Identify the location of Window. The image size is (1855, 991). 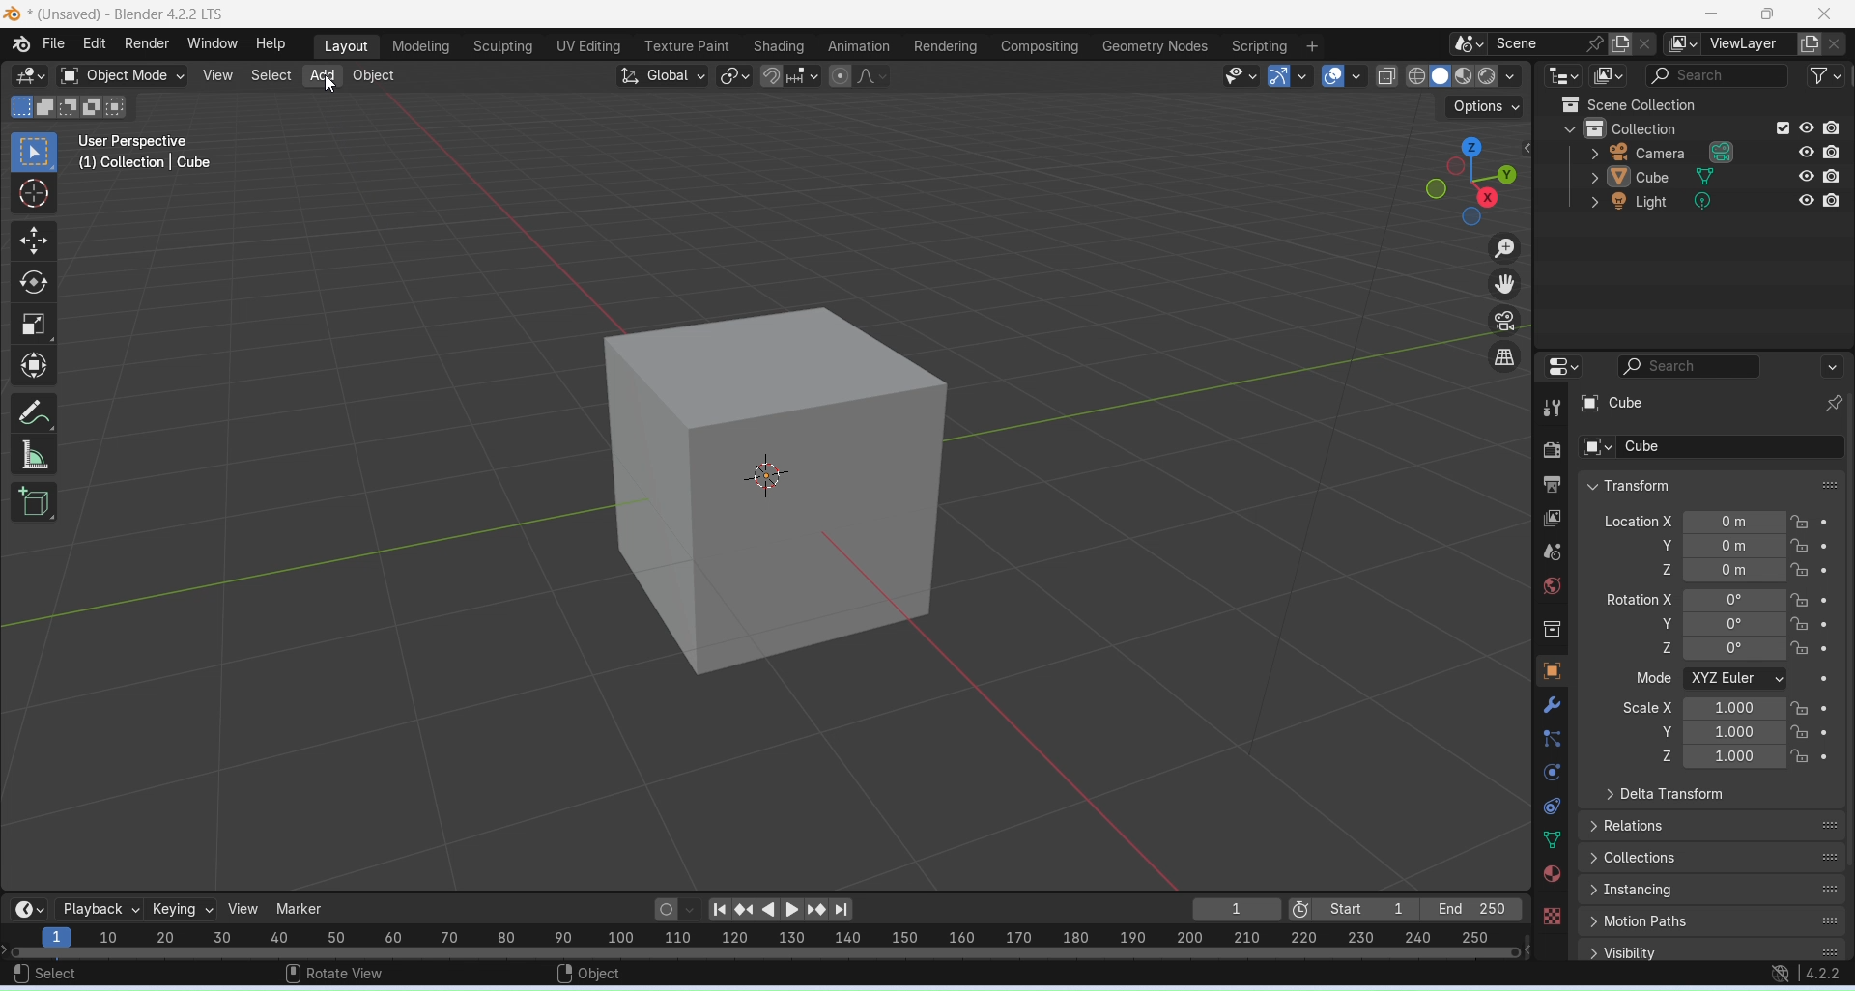
(212, 43).